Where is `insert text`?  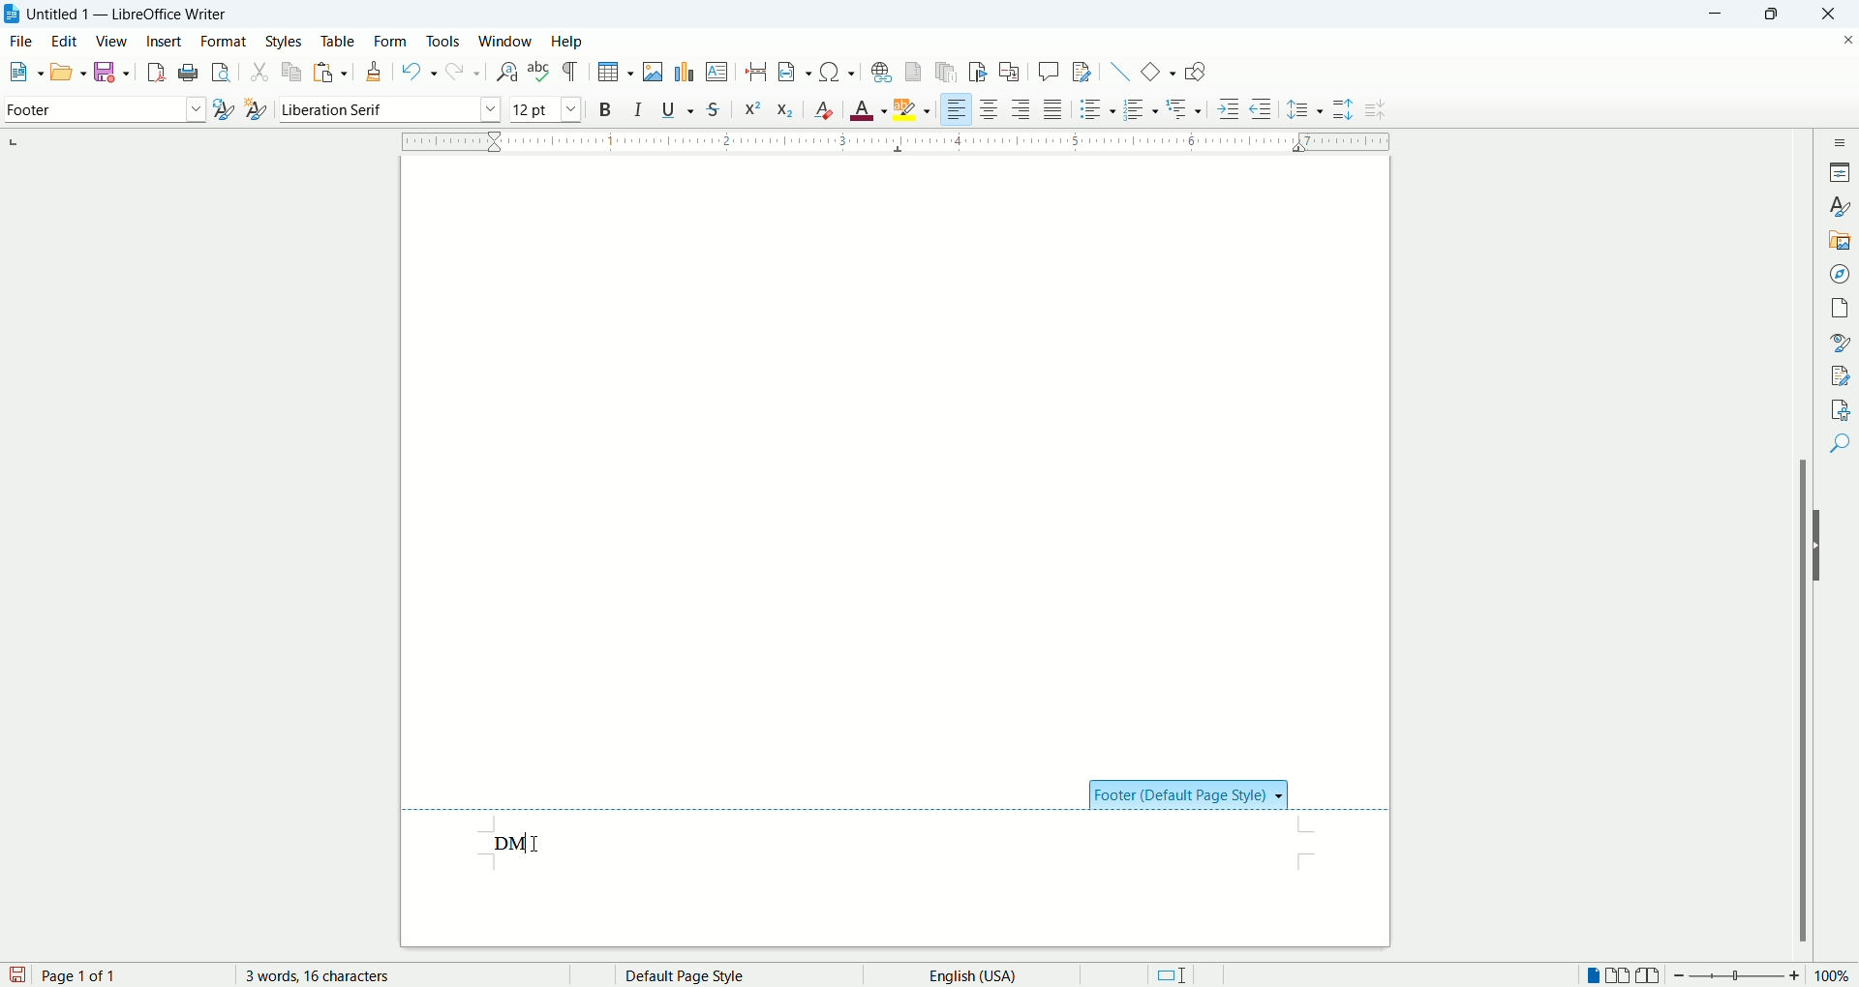 insert text is located at coordinates (716, 73).